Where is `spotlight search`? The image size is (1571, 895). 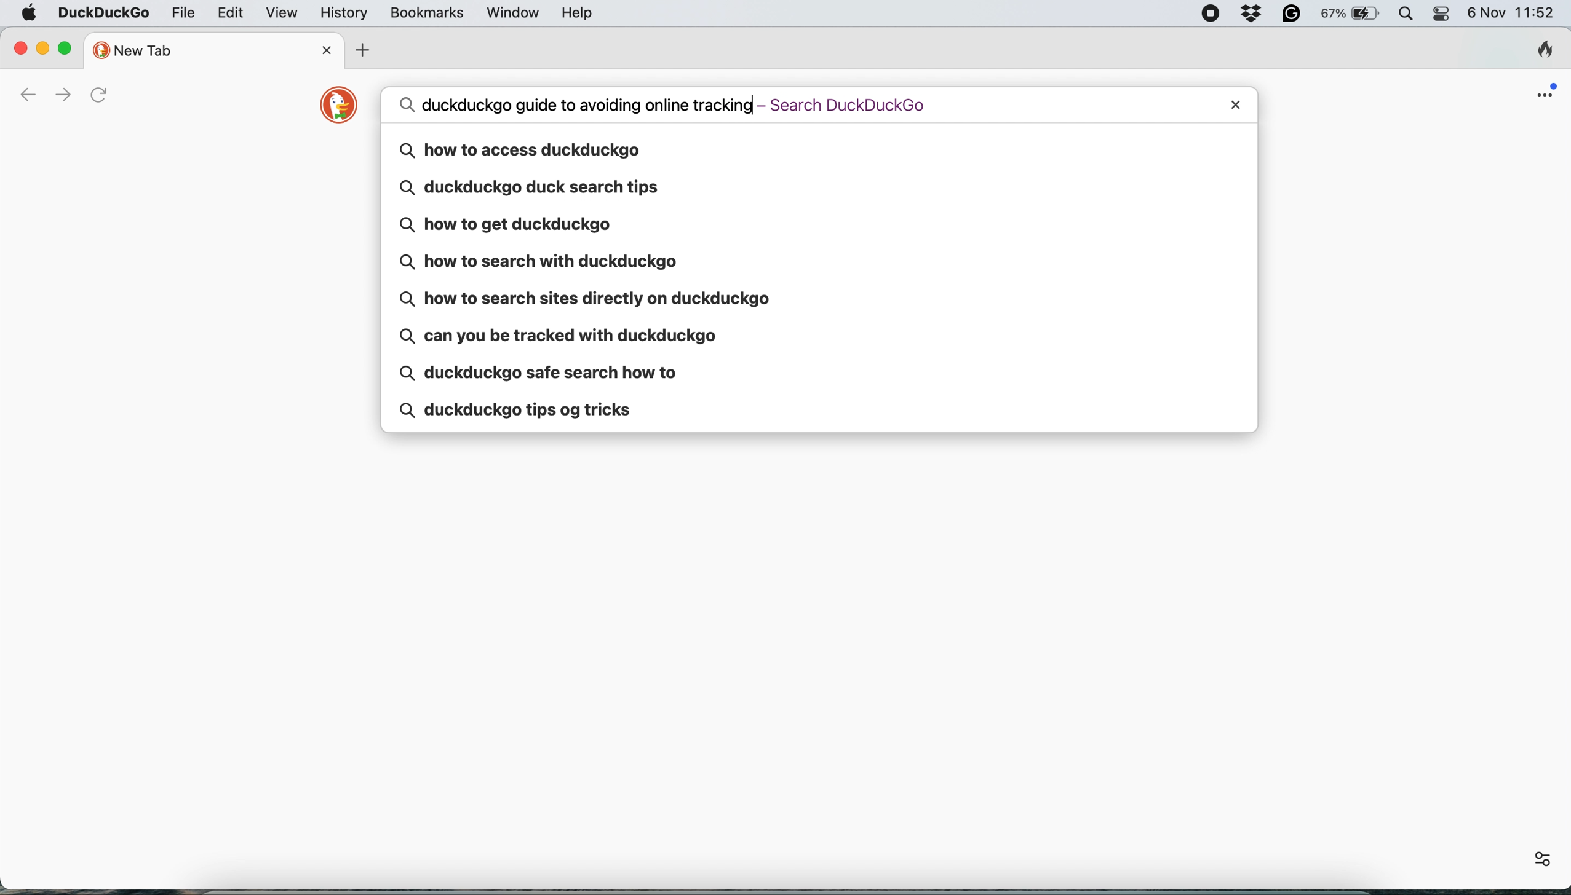
spotlight search is located at coordinates (1409, 14).